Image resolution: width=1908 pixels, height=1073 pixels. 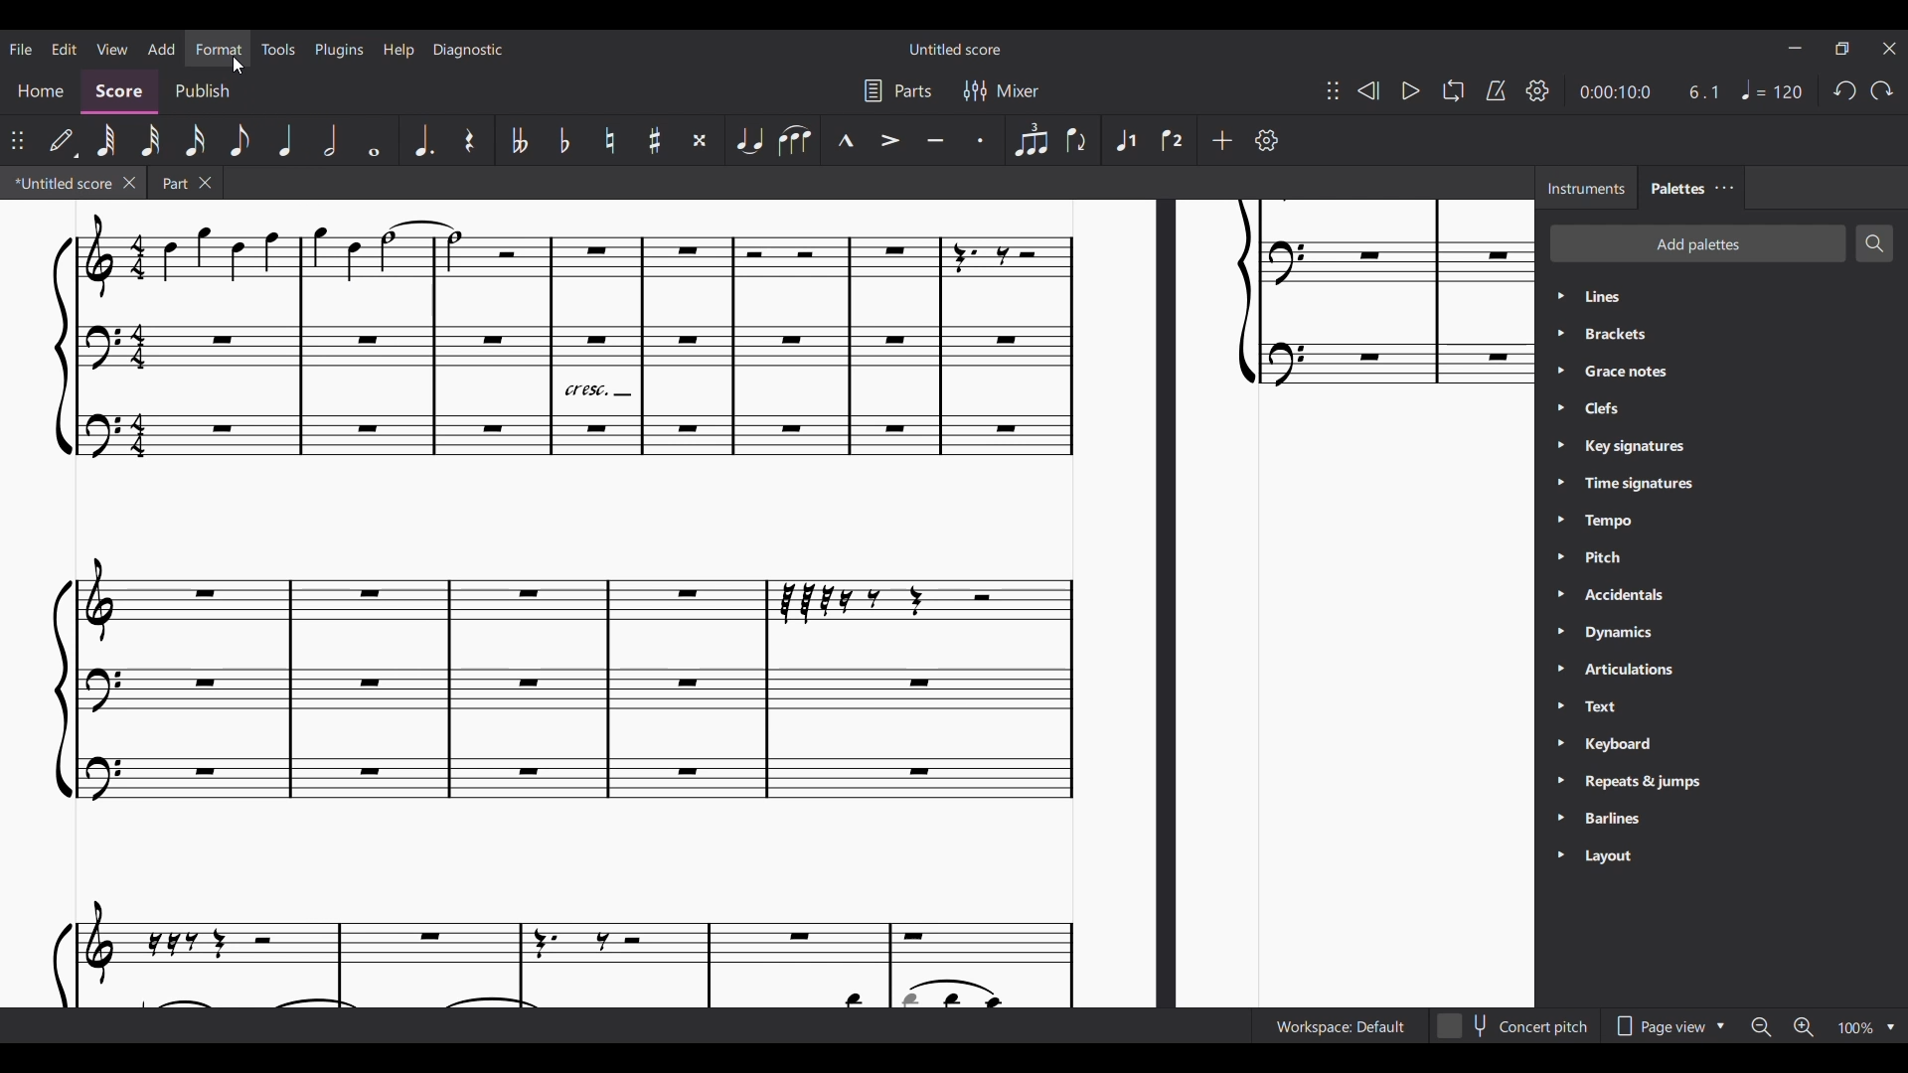 What do you see at coordinates (1222, 141) in the screenshot?
I see `Add` at bounding box center [1222, 141].